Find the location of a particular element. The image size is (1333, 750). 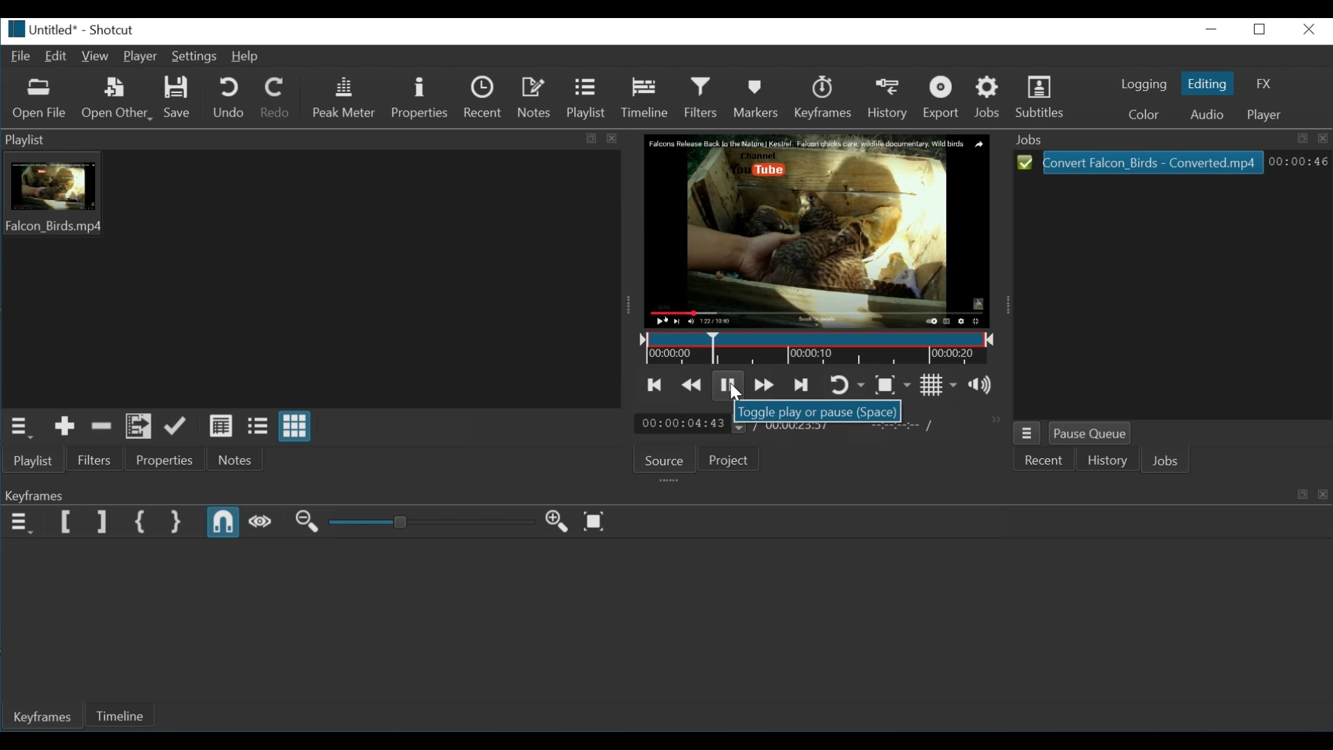

History is located at coordinates (888, 98).